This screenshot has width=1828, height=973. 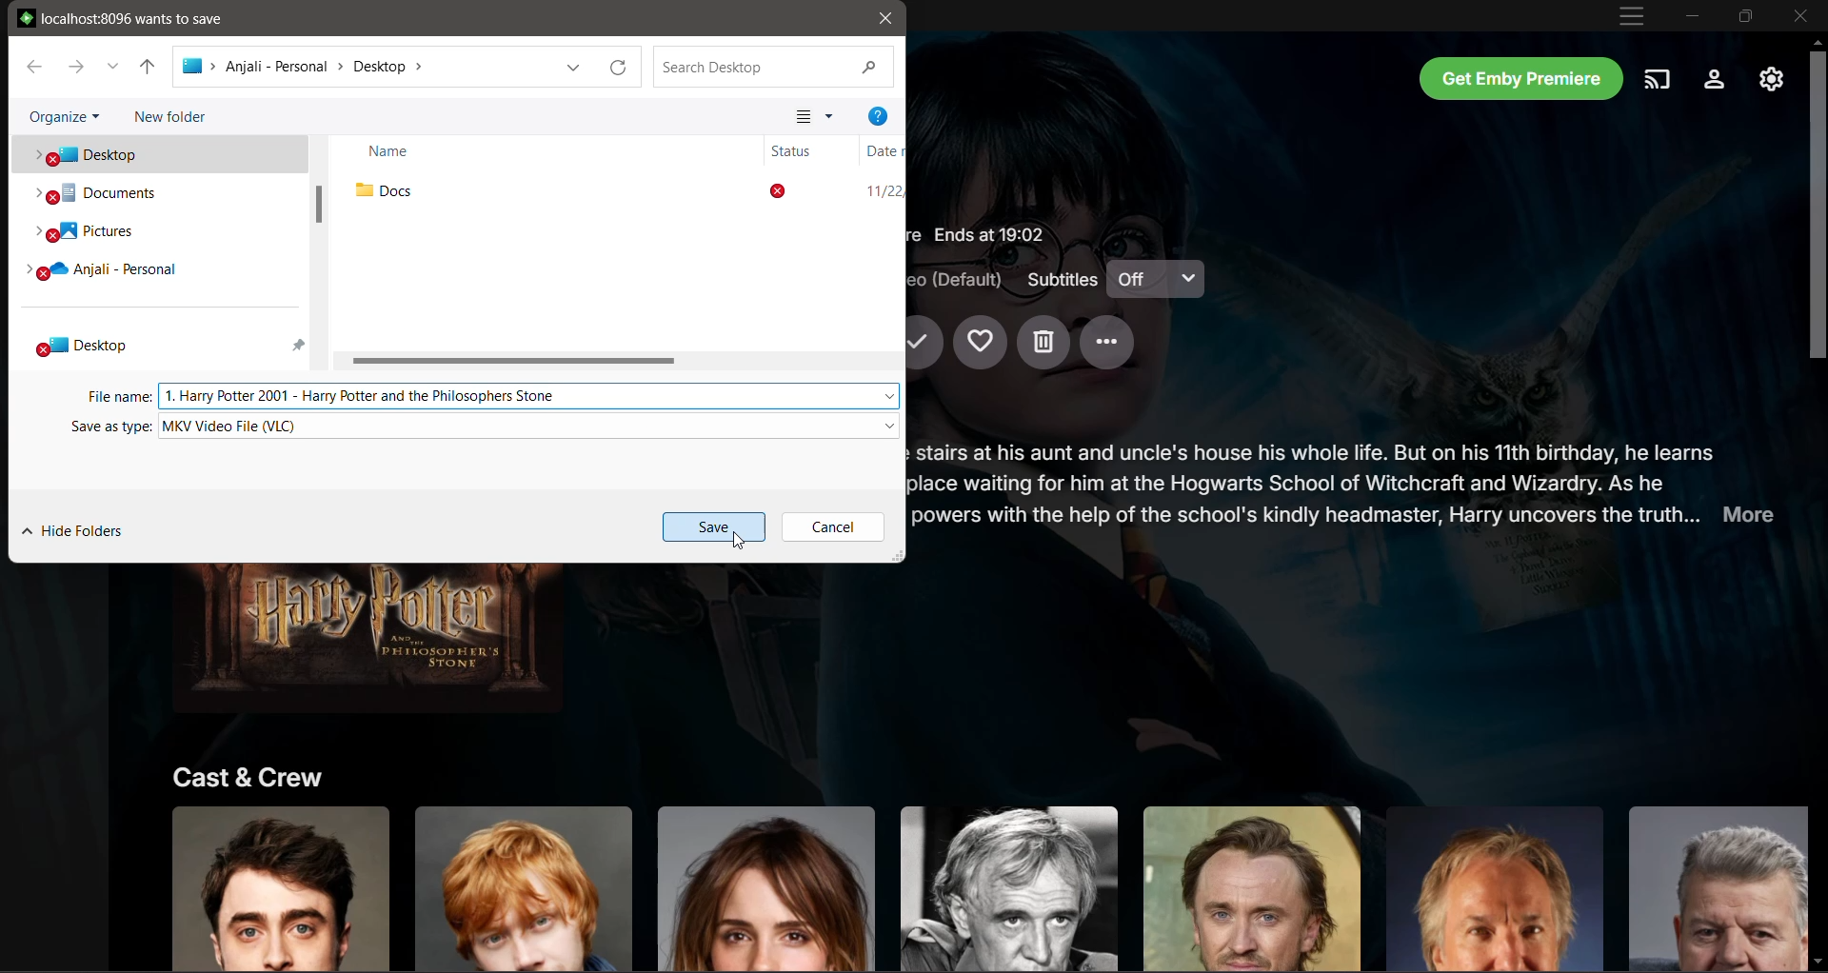 What do you see at coordinates (1770, 80) in the screenshot?
I see `Manage Emby Server` at bounding box center [1770, 80].